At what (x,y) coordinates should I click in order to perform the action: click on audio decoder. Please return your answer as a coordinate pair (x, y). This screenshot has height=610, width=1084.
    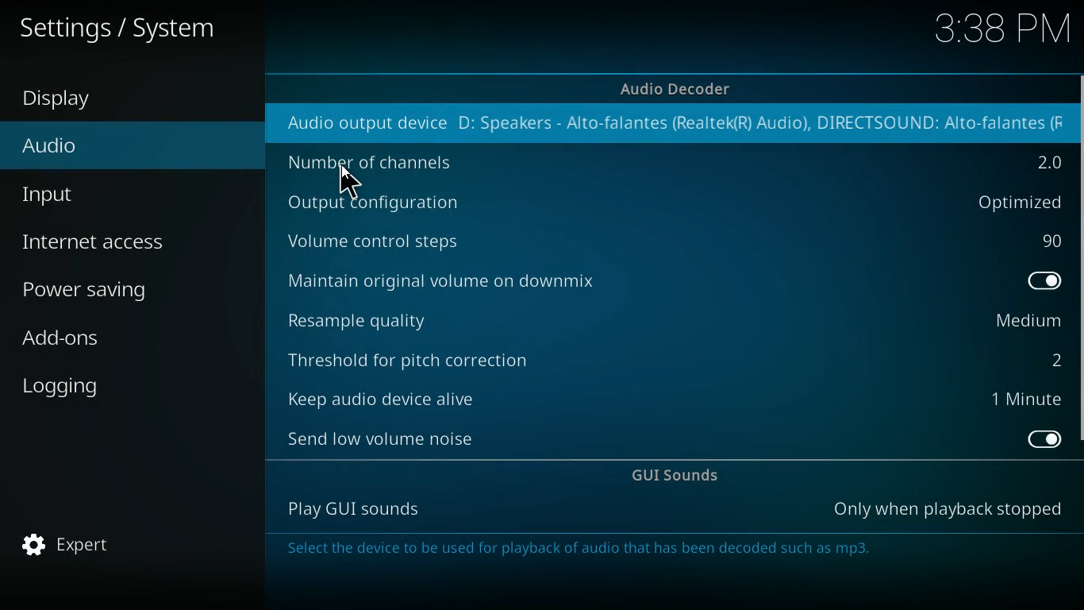
    Looking at the image, I should click on (678, 88).